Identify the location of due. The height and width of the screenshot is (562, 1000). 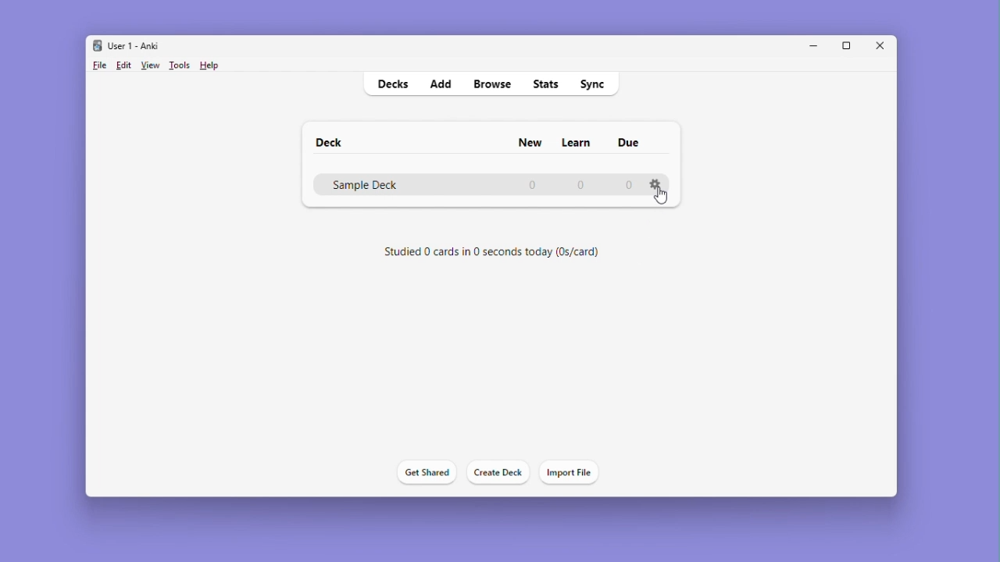
(630, 142).